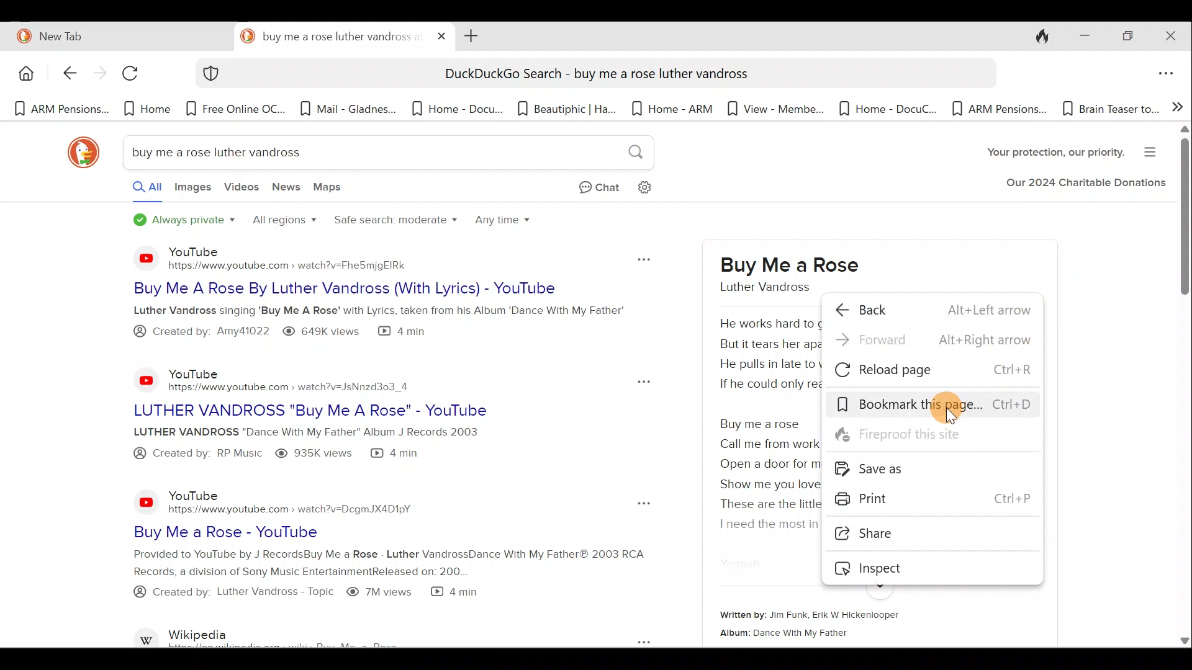 This screenshot has width=1192, height=670. I want to click on buy me a rose luther vandross, so click(385, 154).